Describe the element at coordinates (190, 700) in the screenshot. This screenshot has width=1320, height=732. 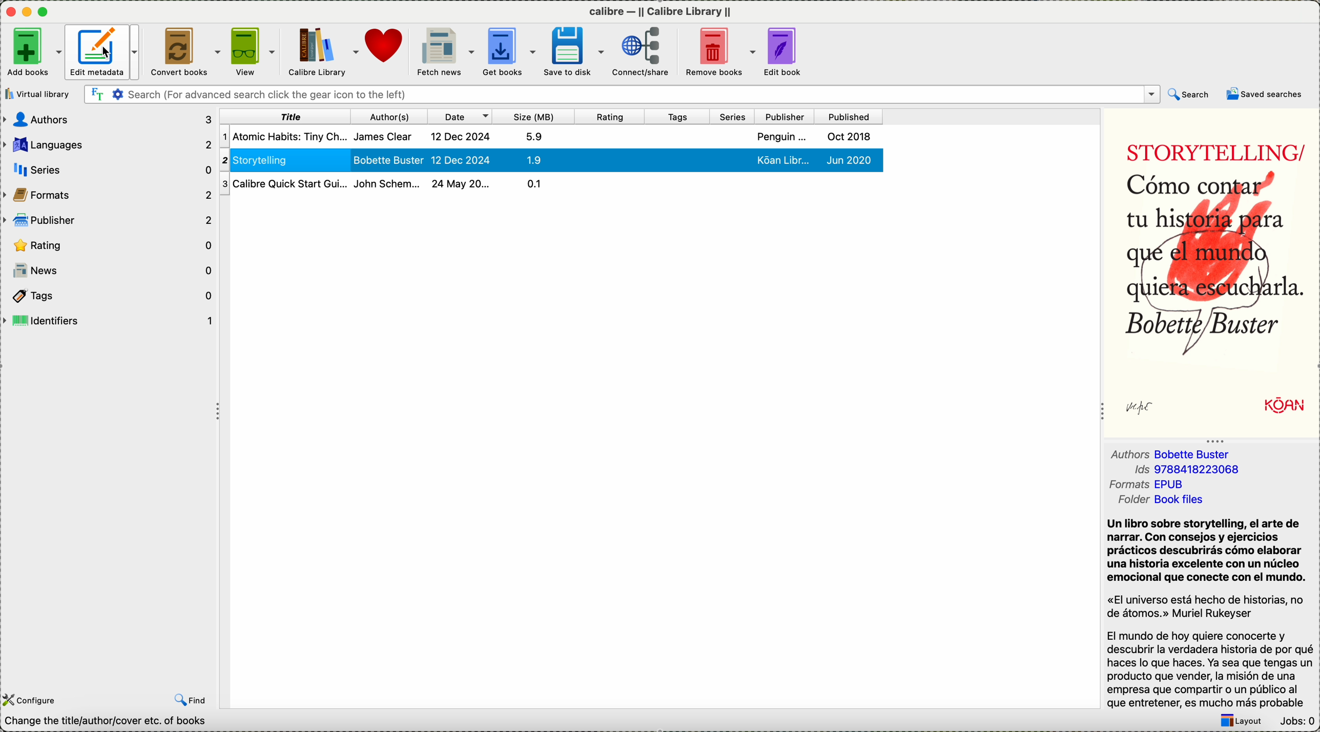
I see `find` at that location.